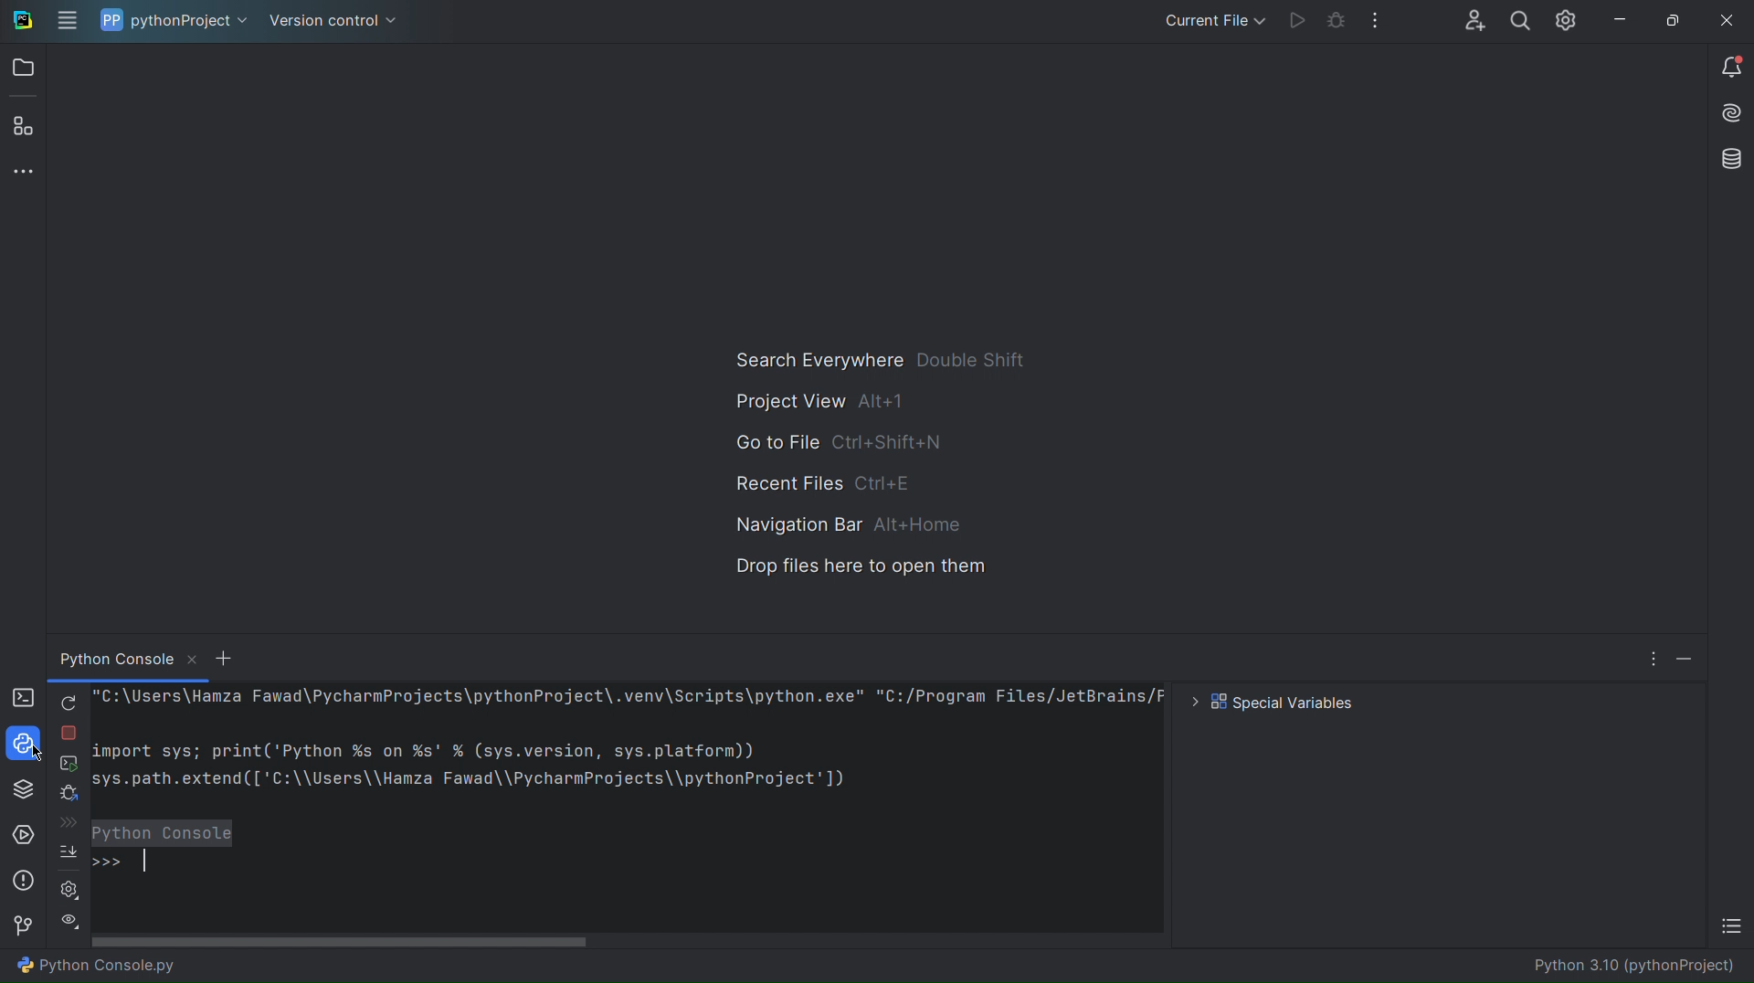 Image resolution: width=1754 pixels, height=983 pixels. What do you see at coordinates (69, 919) in the screenshot?
I see `Output Actions` at bounding box center [69, 919].